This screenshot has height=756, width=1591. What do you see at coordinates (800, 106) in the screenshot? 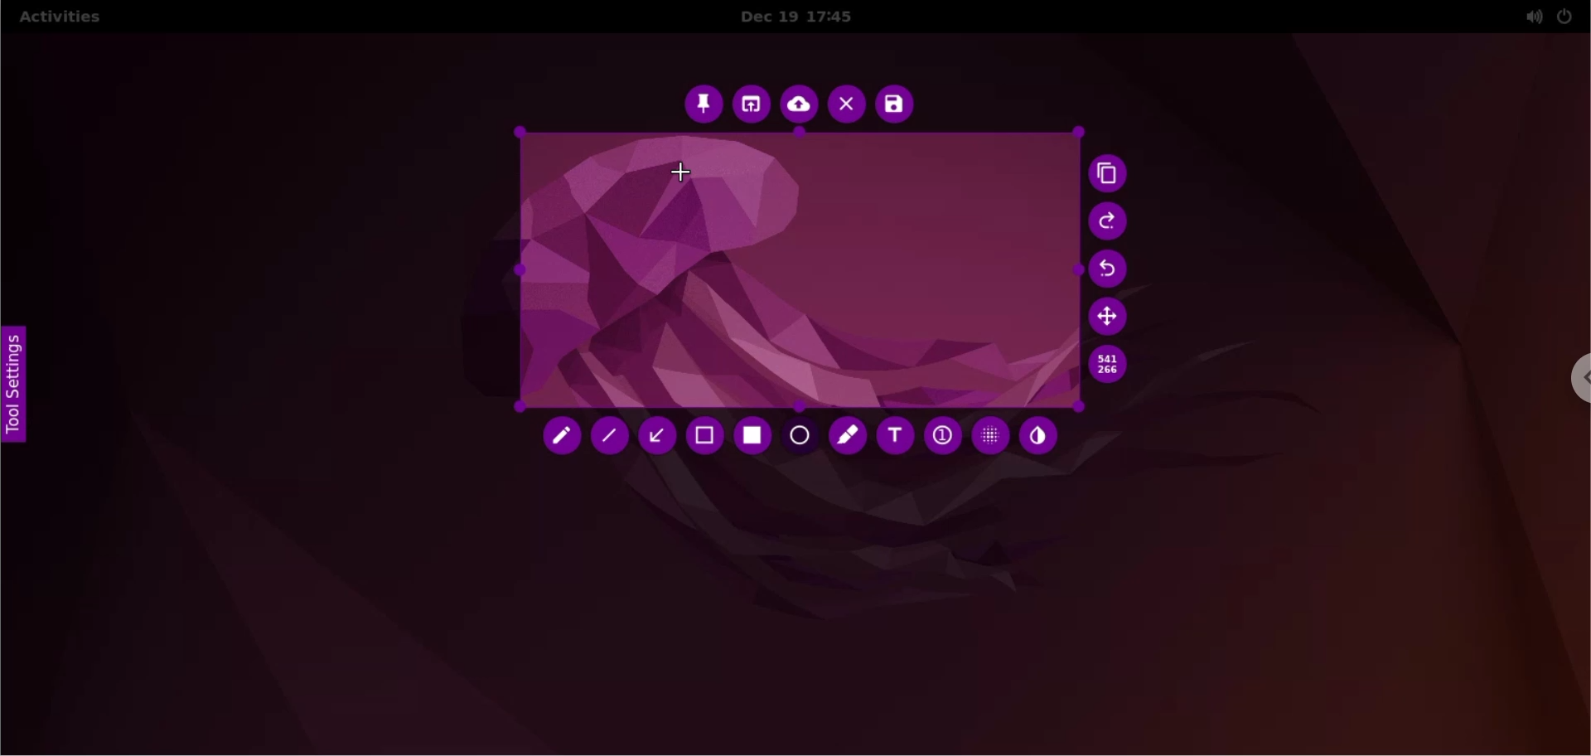
I see `upload ` at bounding box center [800, 106].